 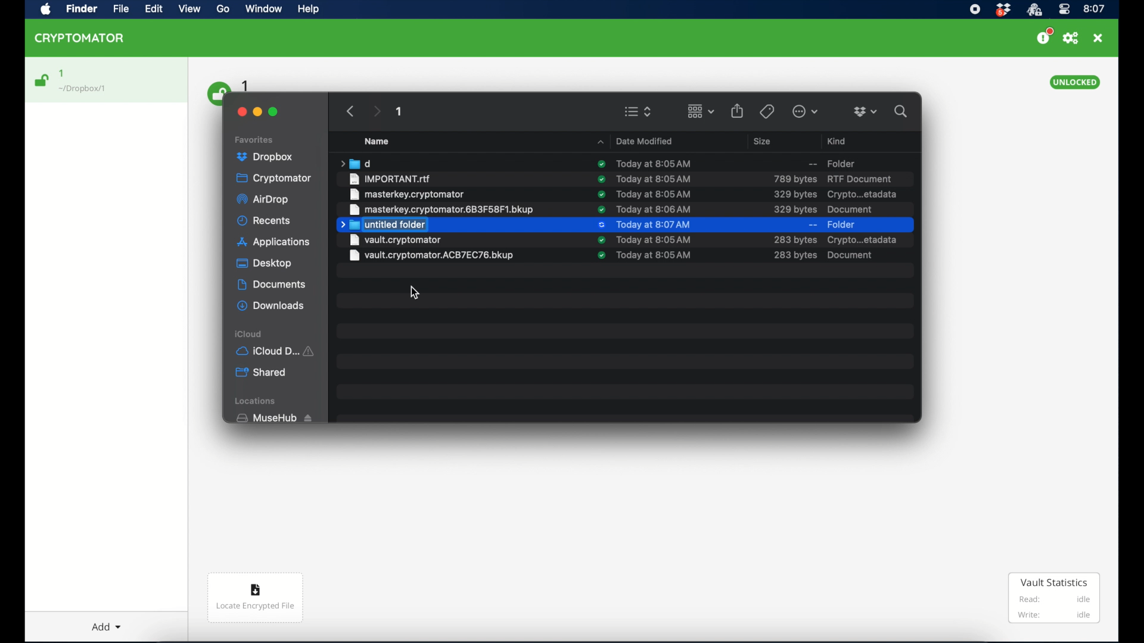 I want to click on size, so click(x=764, y=141).